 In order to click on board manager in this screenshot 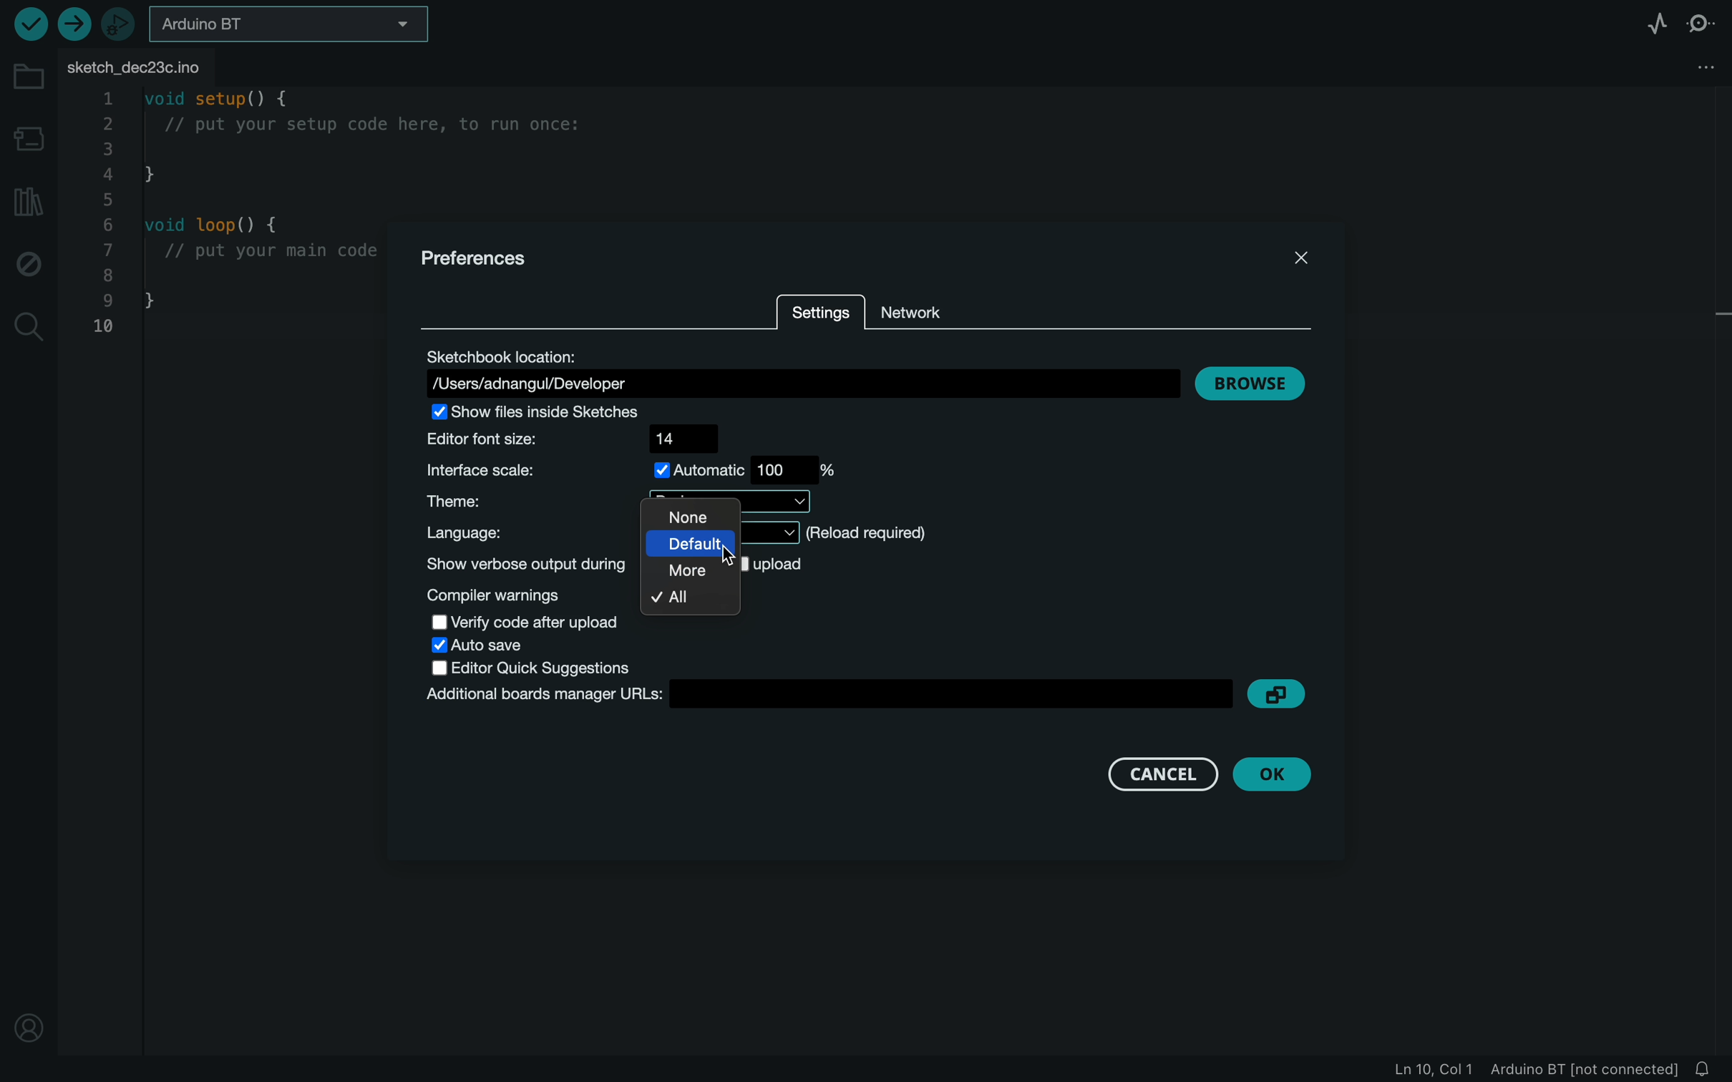, I will do `click(29, 138)`.